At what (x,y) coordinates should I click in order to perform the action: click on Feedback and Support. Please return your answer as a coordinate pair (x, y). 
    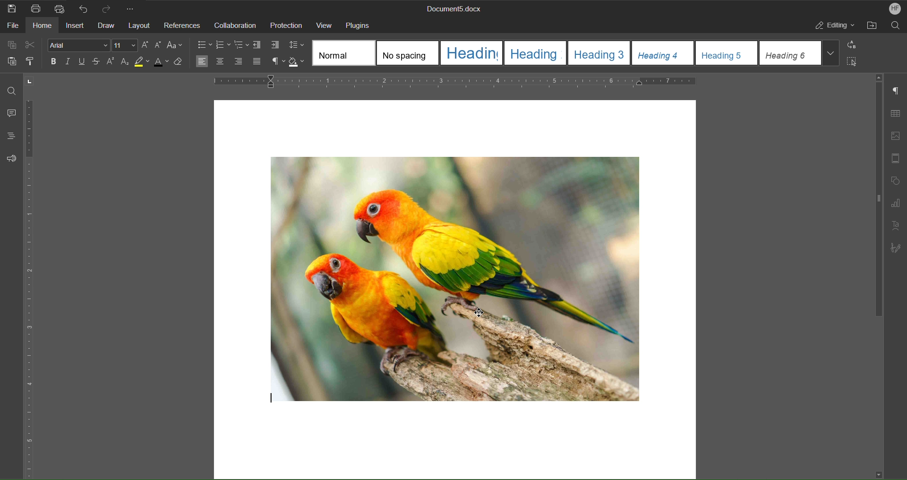
    Looking at the image, I should click on (11, 158).